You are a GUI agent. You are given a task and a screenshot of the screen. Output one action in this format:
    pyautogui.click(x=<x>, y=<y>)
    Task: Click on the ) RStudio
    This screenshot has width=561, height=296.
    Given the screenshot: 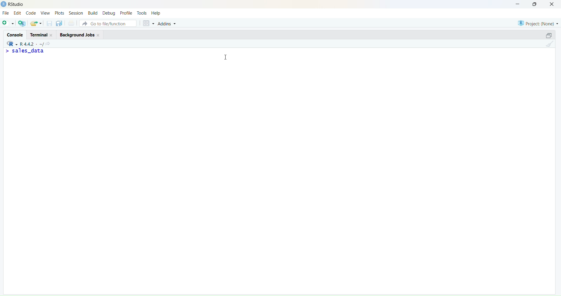 What is the action you would take?
    pyautogui.click(x=15, y=3)
    